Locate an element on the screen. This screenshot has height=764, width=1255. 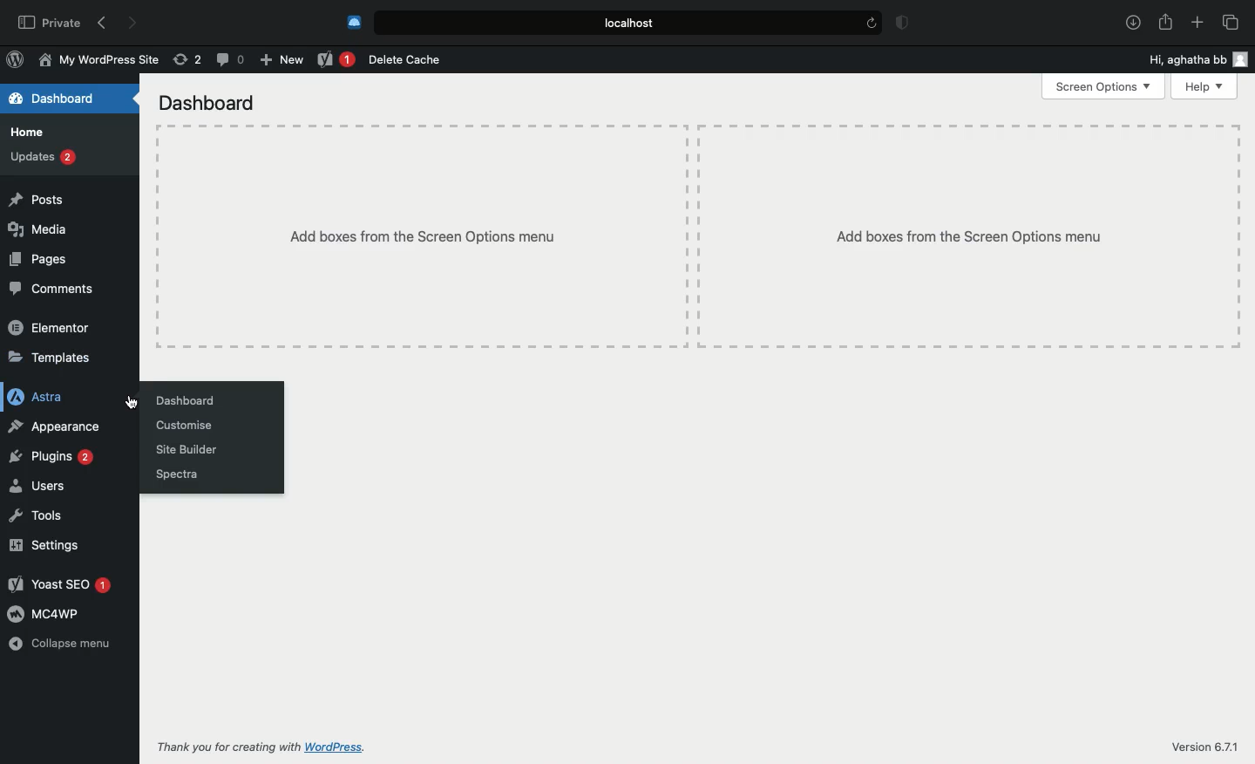
Tabs is located at coordinates (1231, 22).